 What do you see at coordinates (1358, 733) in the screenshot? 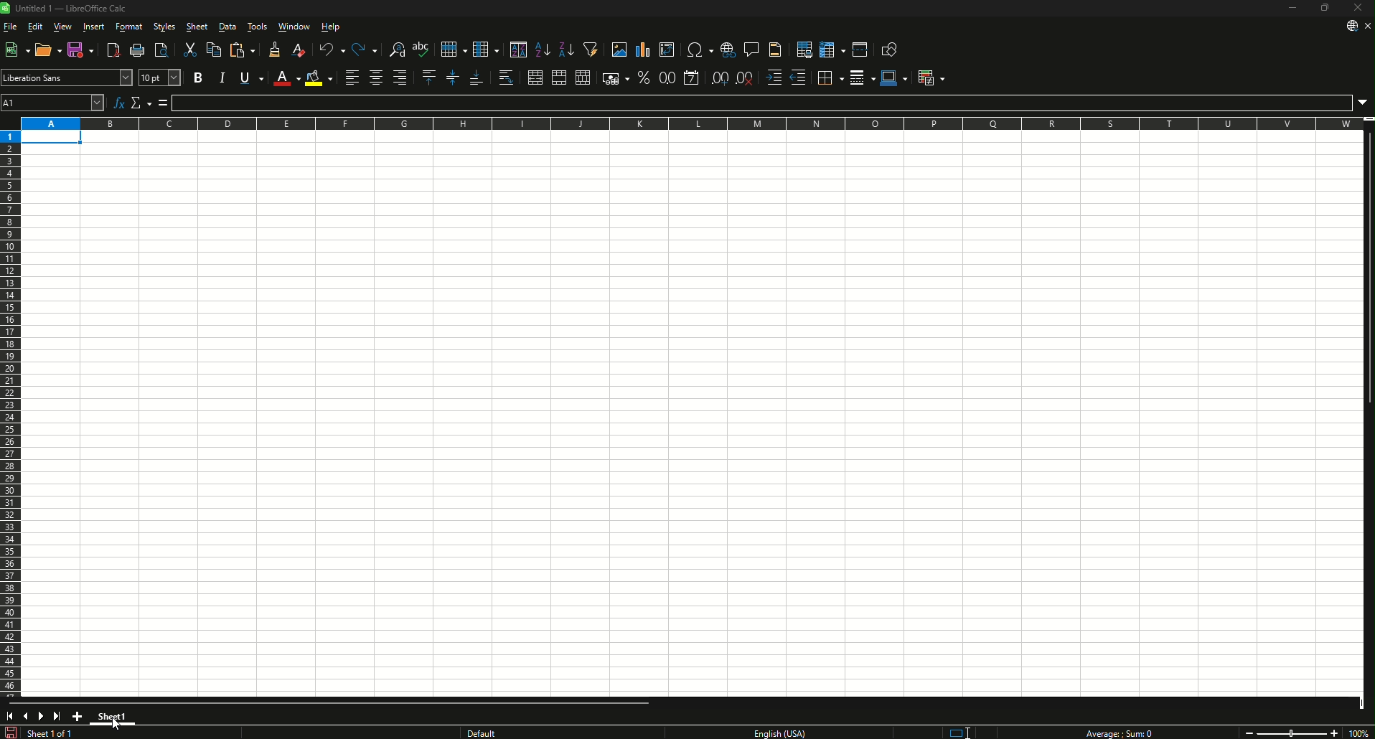
I see `Zoom Factor` at bounding box center [1358, 733].